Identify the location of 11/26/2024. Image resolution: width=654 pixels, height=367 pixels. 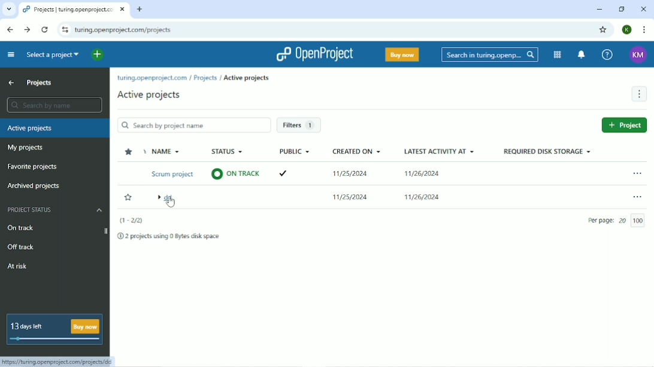
(423, 173).